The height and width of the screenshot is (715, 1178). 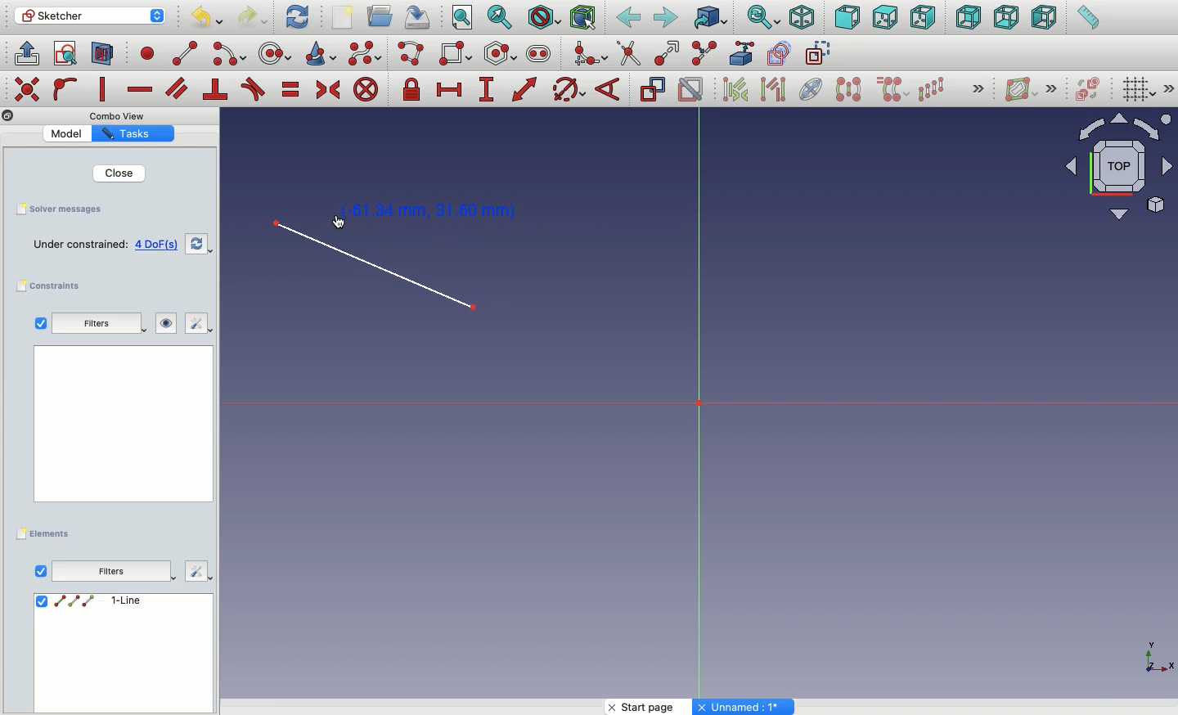 I want to click on , so click(x=1169, y=88).